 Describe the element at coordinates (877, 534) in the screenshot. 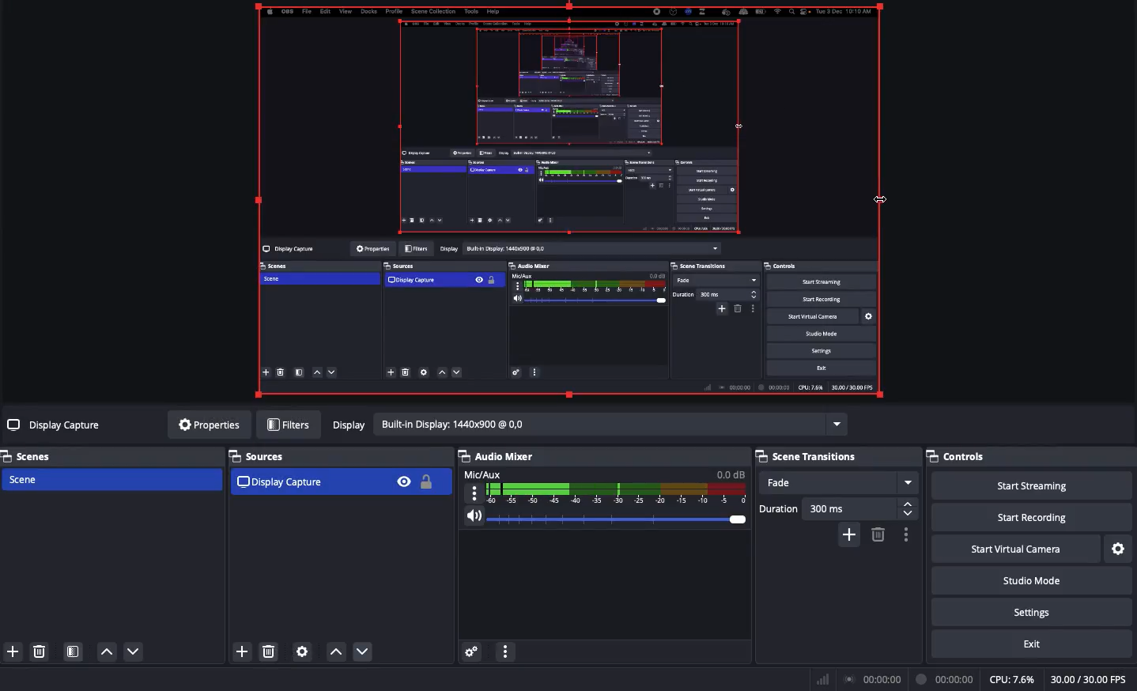

I see `Delete` at that location.